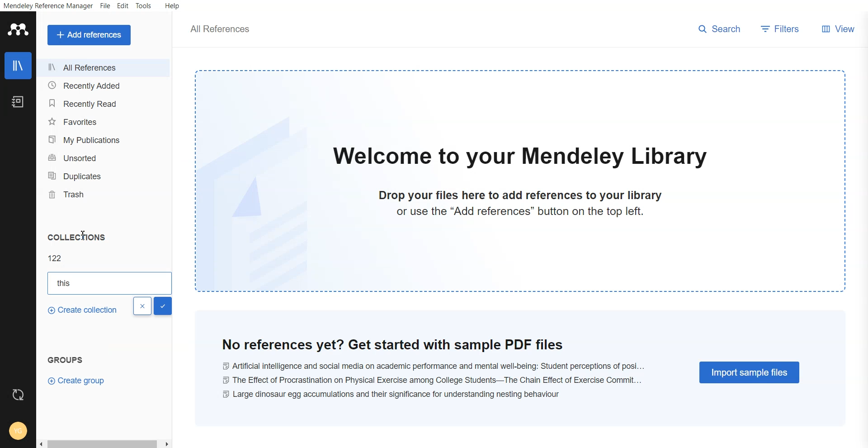 The height and width of the screenshot is (448, 868). Describe the element at coordinates (104, 85) in the screenshot. I see `Recently added` at that location.